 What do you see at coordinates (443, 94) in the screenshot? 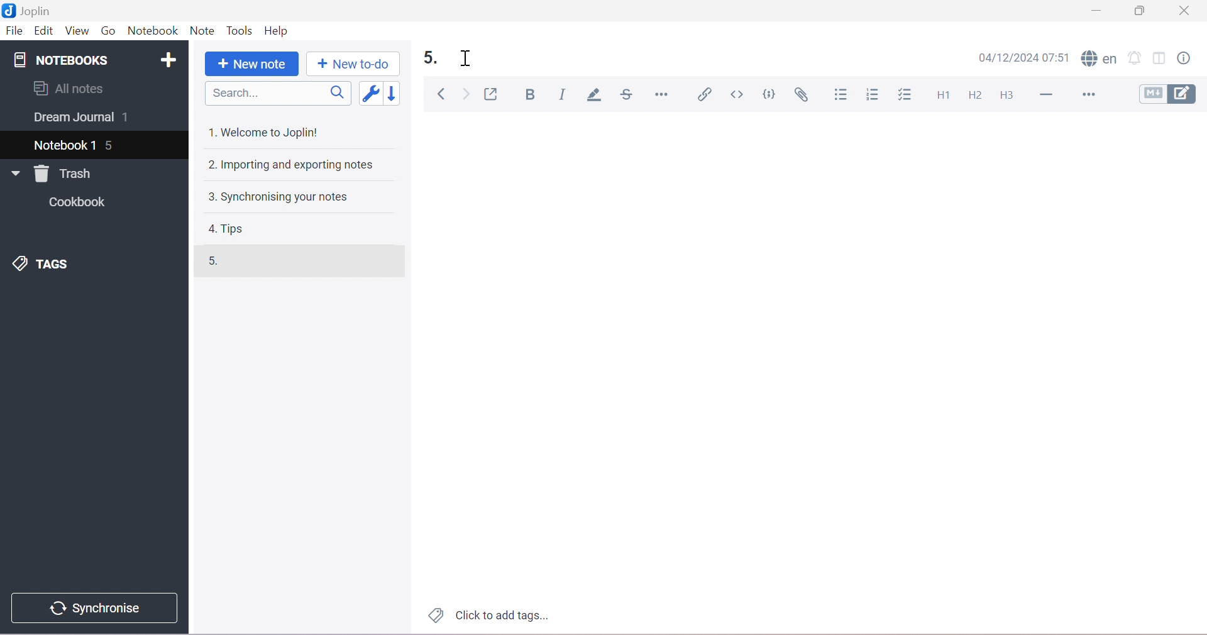
I see `Back` at bounding box center [443, 94].